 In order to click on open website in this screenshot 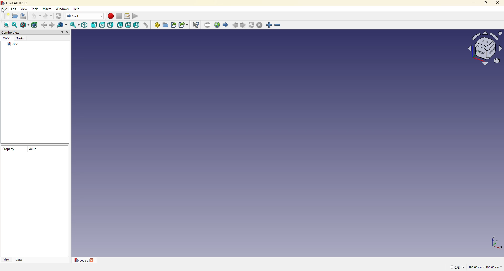, I will do `click(217, 24)`.